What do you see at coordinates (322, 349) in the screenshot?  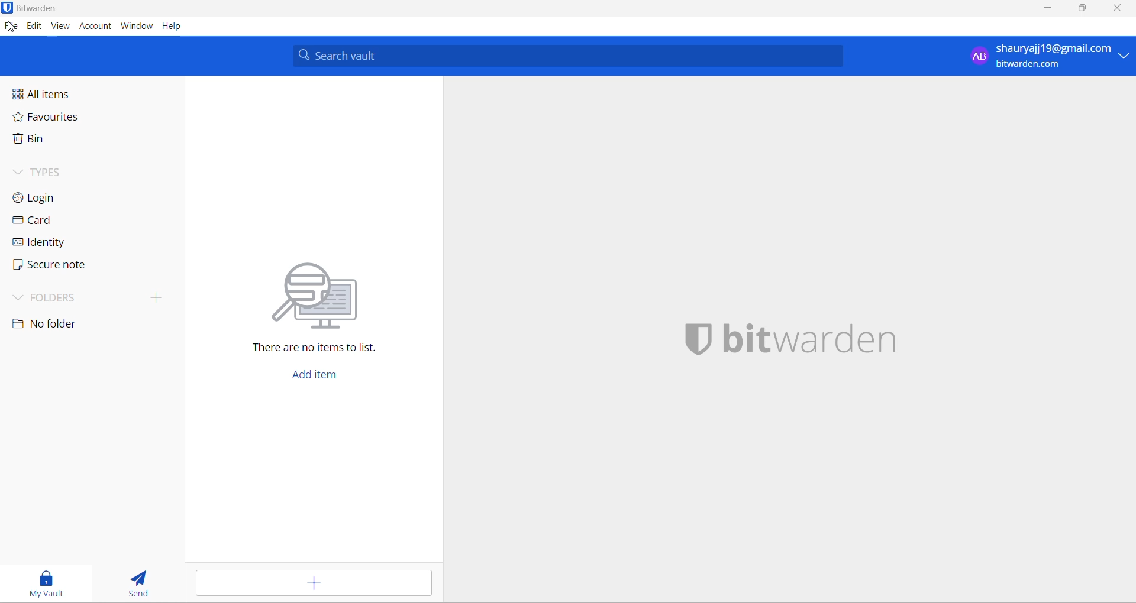 I see `sentence informing there are no items to list ` at bounding box center [322, 349].